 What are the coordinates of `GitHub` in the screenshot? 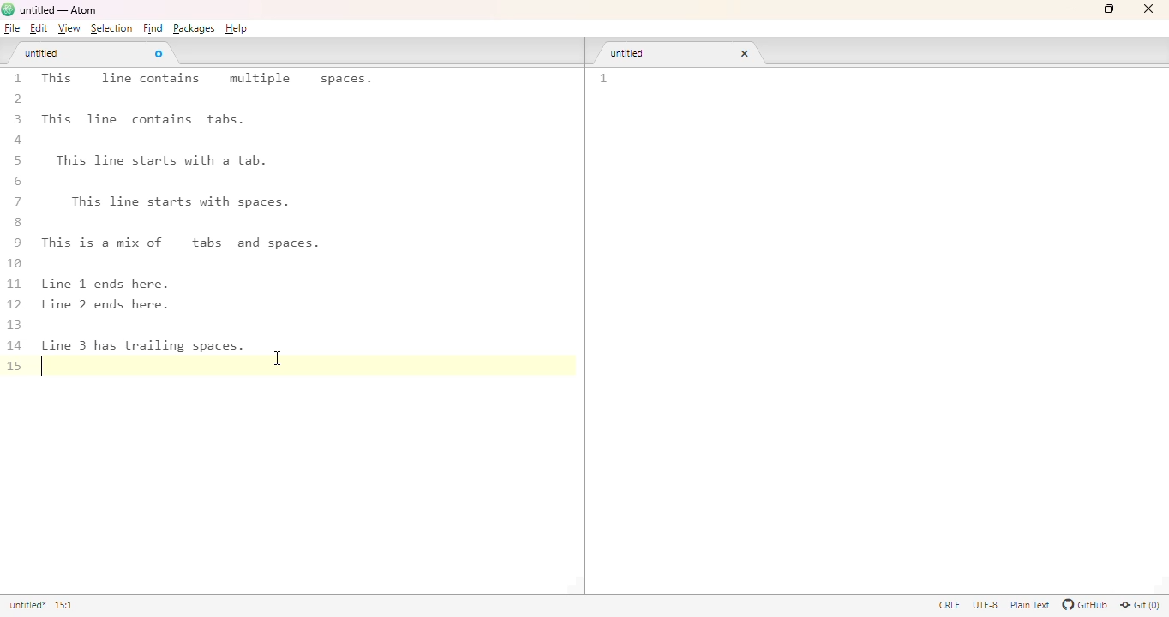 It's located at (1086, 605).